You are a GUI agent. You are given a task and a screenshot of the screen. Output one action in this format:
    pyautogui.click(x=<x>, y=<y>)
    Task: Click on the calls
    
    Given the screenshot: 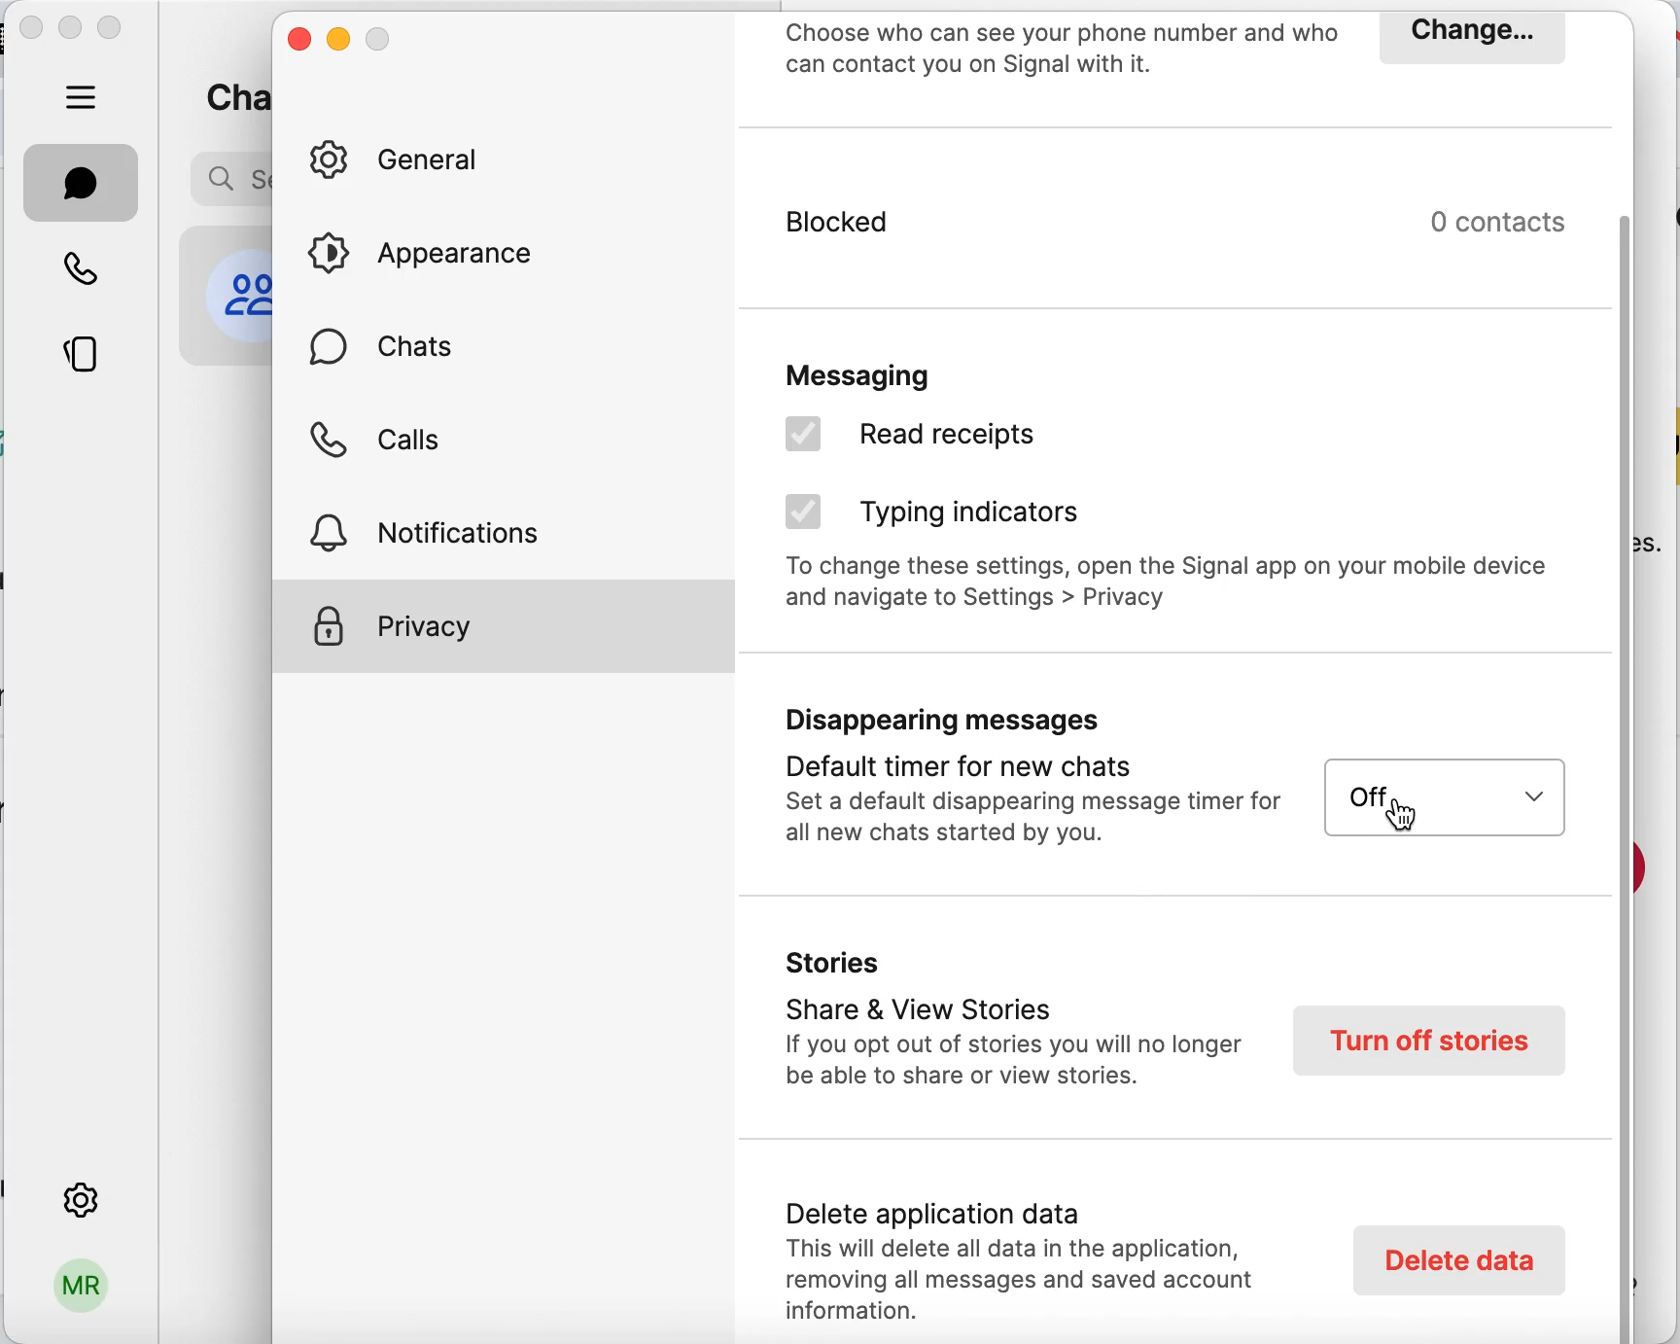 What is the action you would take?
    pyautogui.click(x=382, y=446)
    